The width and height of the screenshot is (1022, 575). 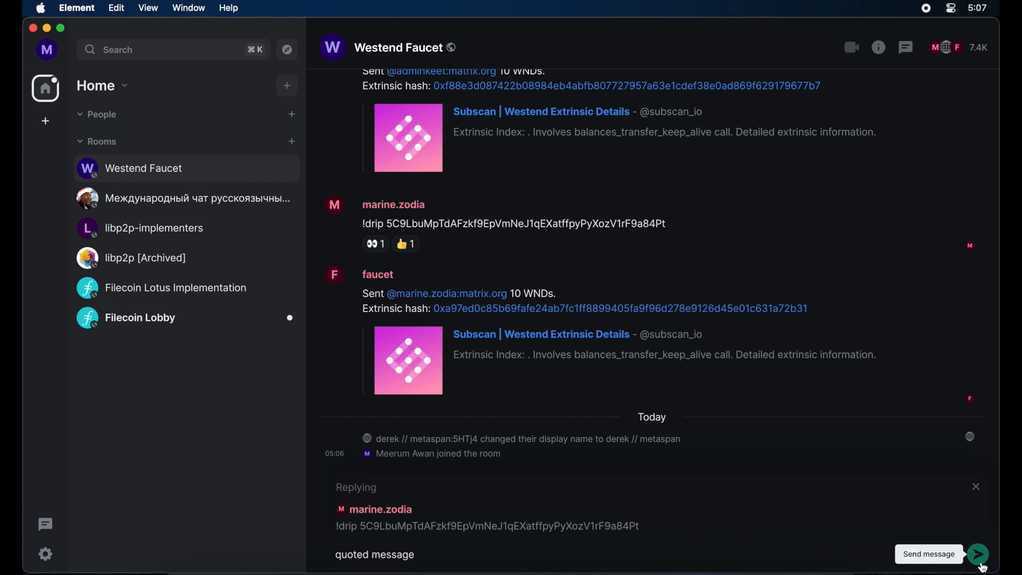 I want to click on public room, so click(x=185, y=319).